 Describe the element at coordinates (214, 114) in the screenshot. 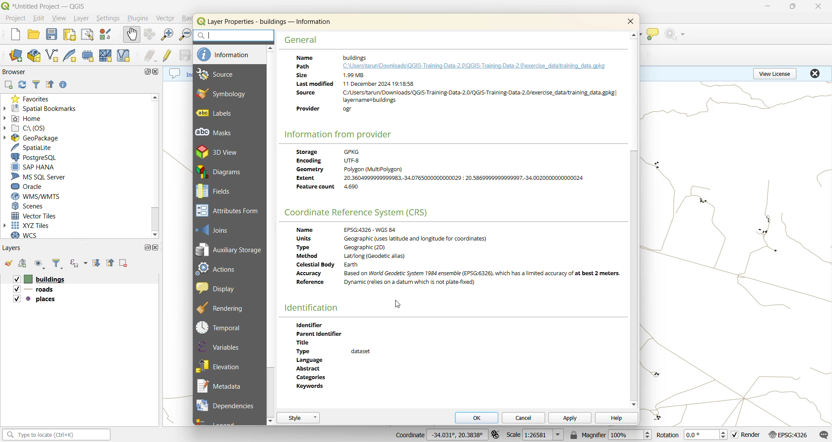

I see `labels` at that location.